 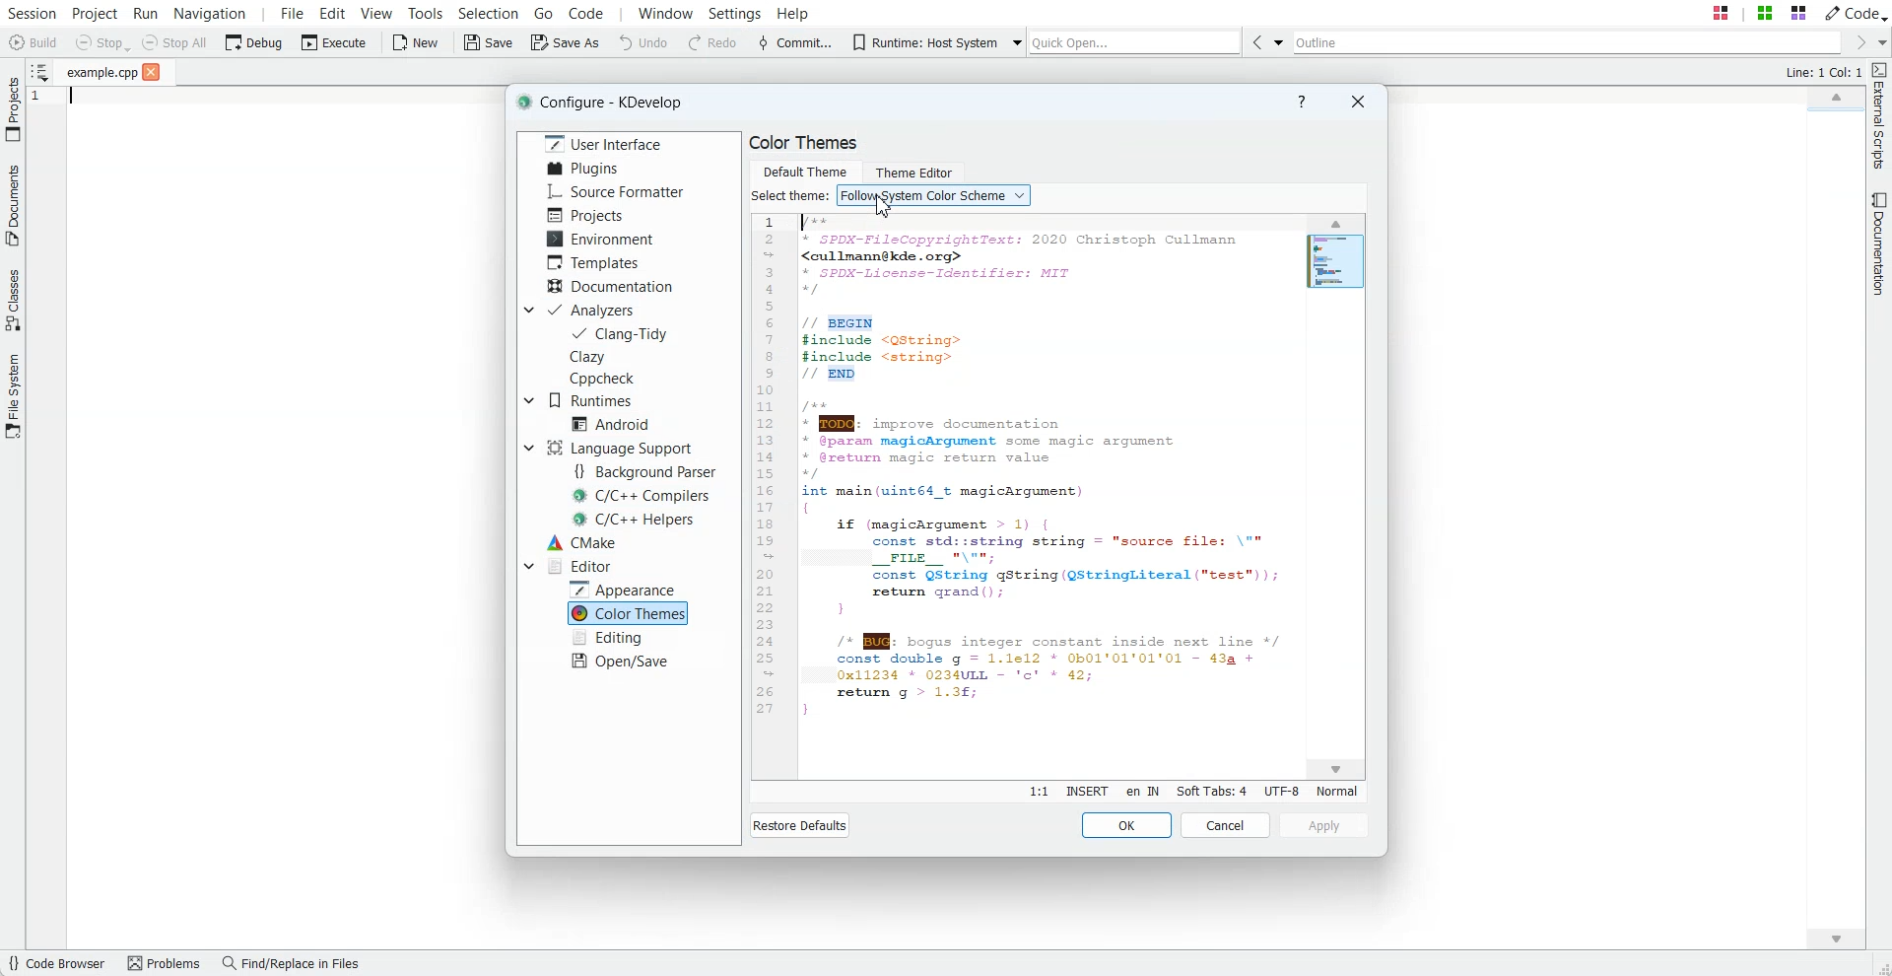 What do you see at coordinates (790, 196) in the screenshot?
I see `Text` at bounding box center [790, 196].